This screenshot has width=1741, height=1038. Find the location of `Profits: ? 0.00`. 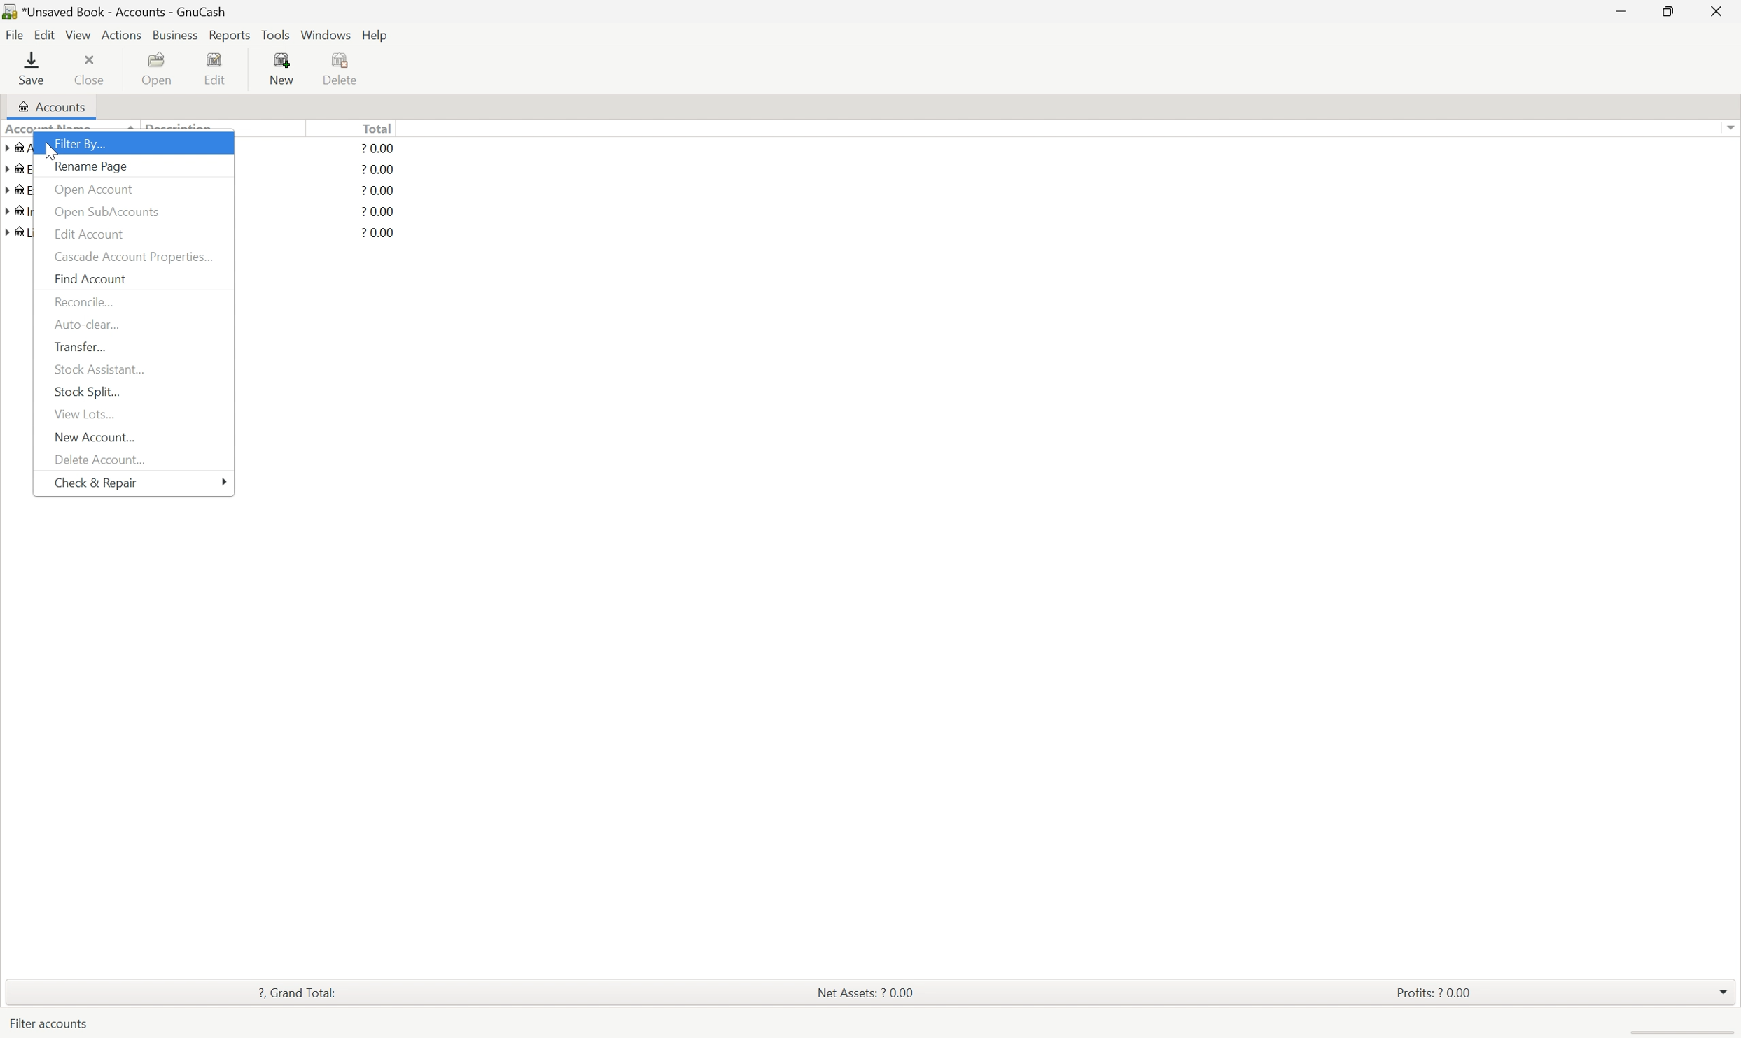

Profits: ? 0.00 is located at coordinates (1432, 993).